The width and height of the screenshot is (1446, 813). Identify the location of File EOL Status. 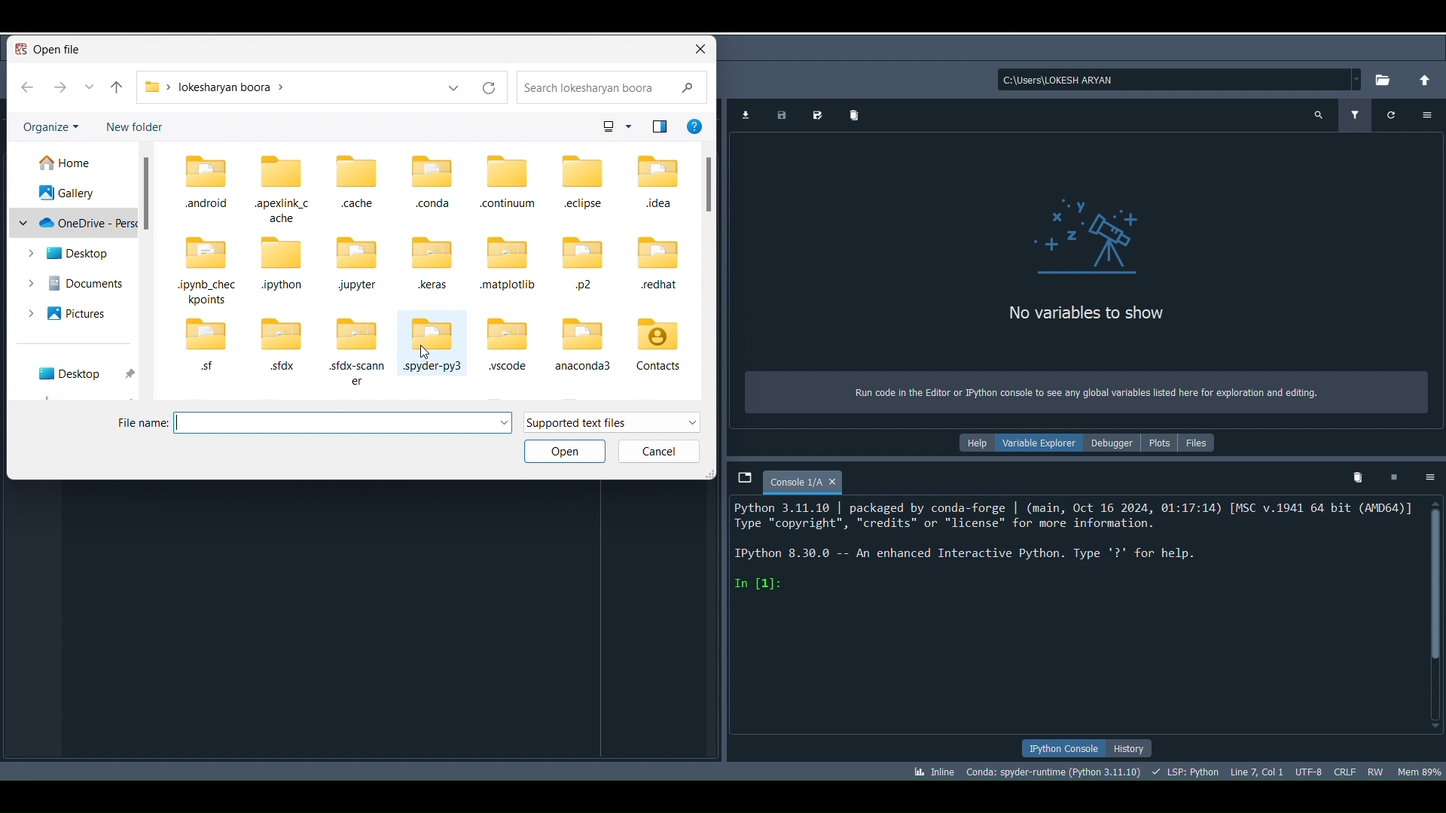
(1347, 767).